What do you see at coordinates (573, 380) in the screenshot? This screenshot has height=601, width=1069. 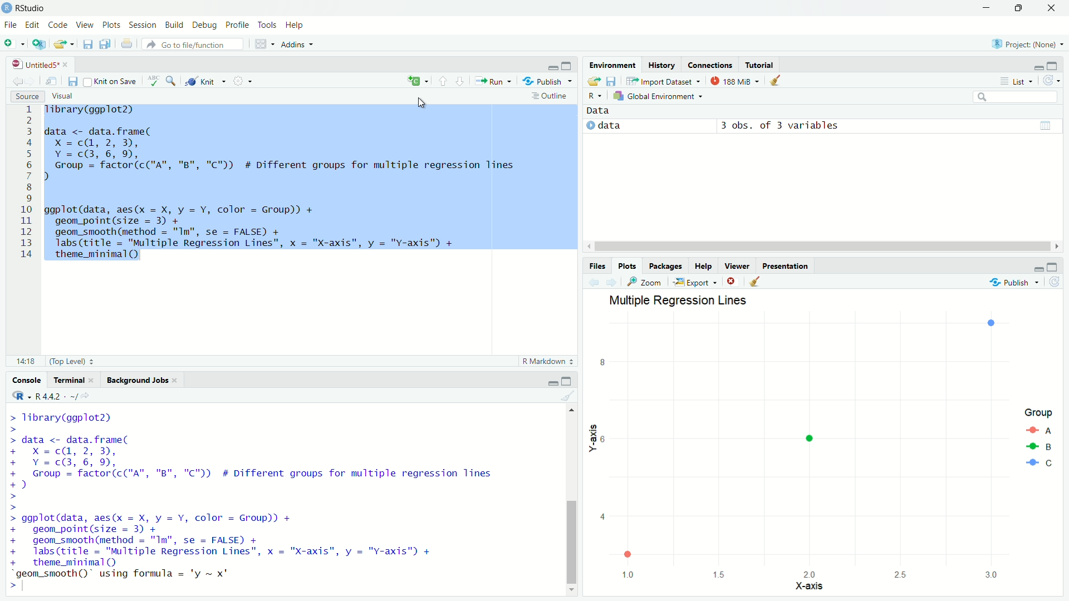 I see `maximise` at bounding box center [573, 380].